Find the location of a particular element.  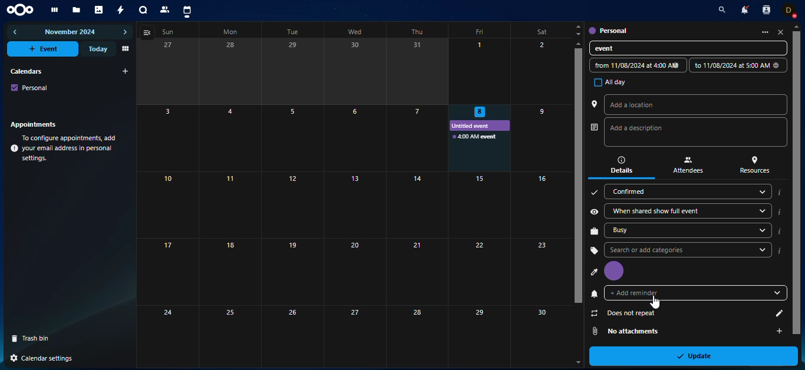

work is located at coordinates (594, 232).